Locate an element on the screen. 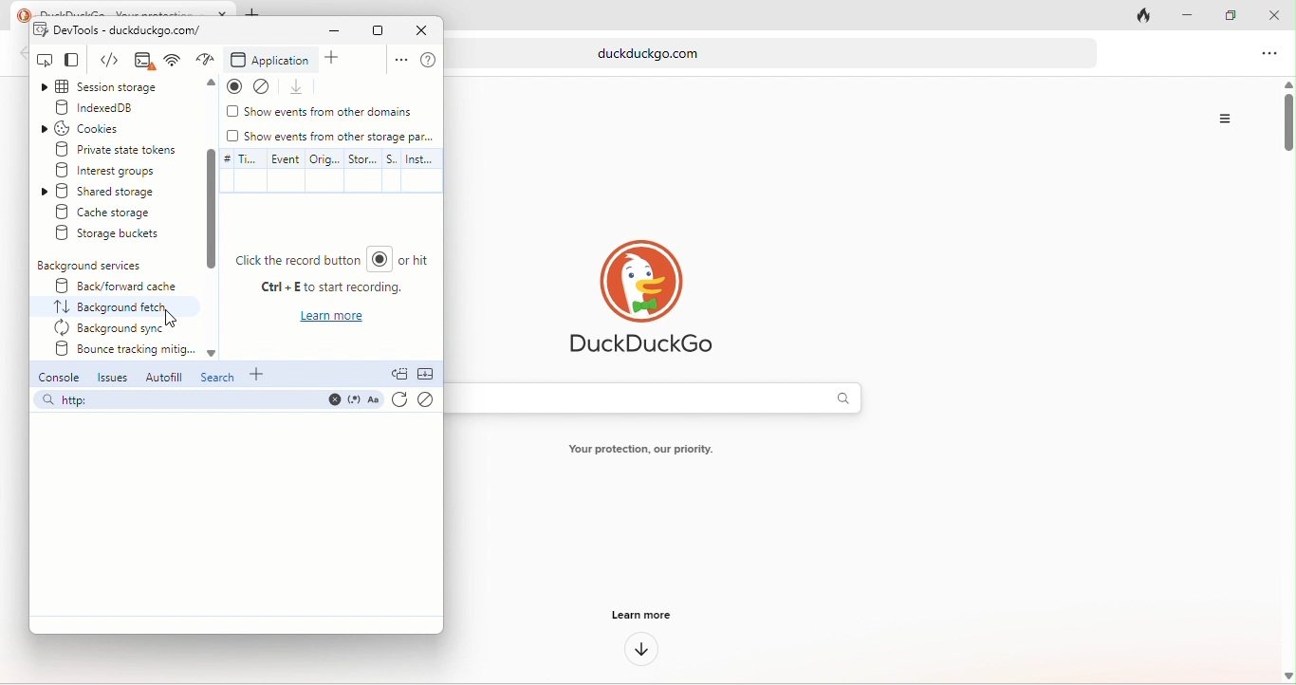 The height and width of the screenshot is (685, 1296). scroll down is located at coordinates (210, 210).